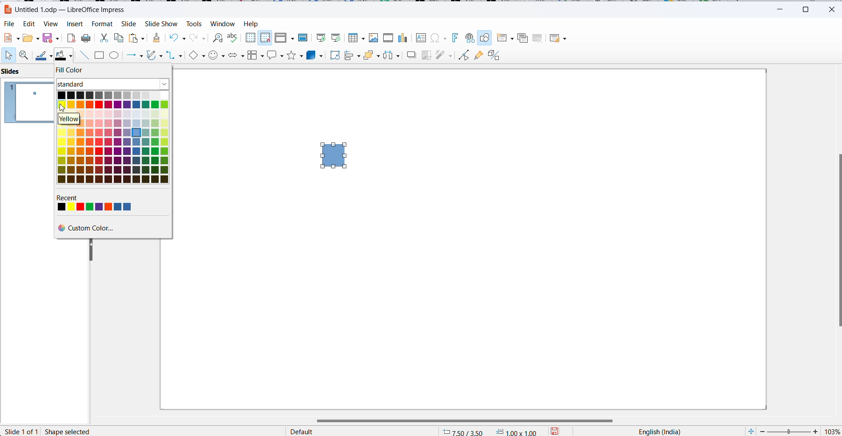 The width and height of the screenshot is (842, 436). Describe the element at coordinates (116, 56) in the screenshot. I see `ellipse` at that location.